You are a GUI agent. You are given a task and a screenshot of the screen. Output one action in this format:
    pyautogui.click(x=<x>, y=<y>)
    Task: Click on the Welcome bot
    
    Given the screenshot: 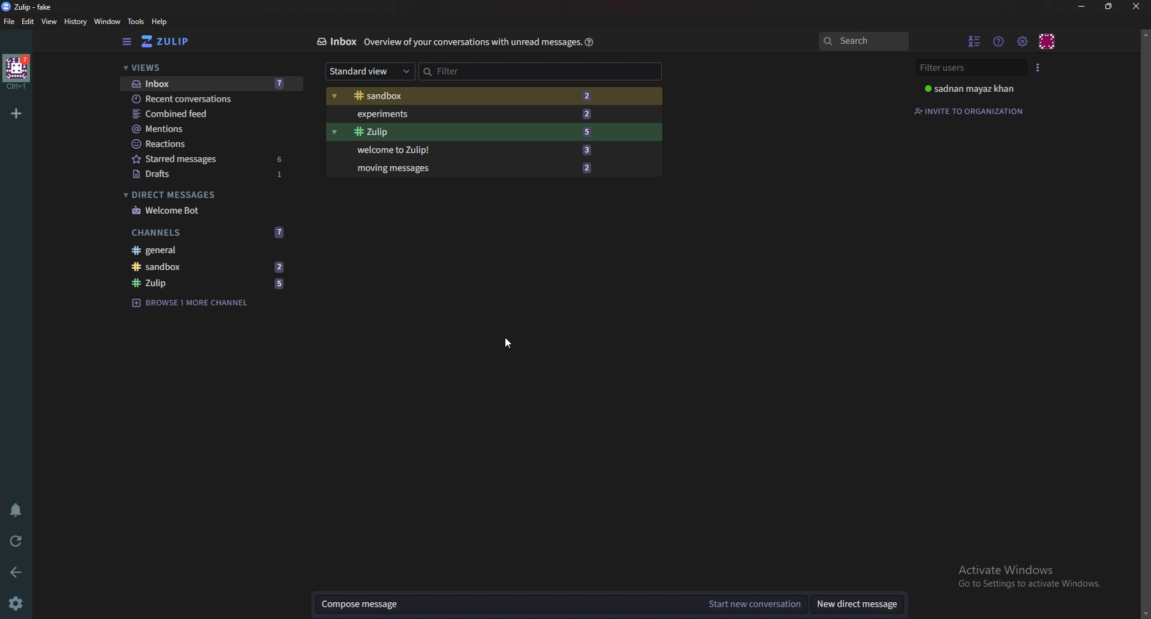 What is the action you would take?
    pyautogui.click(x=209, y=210)
    